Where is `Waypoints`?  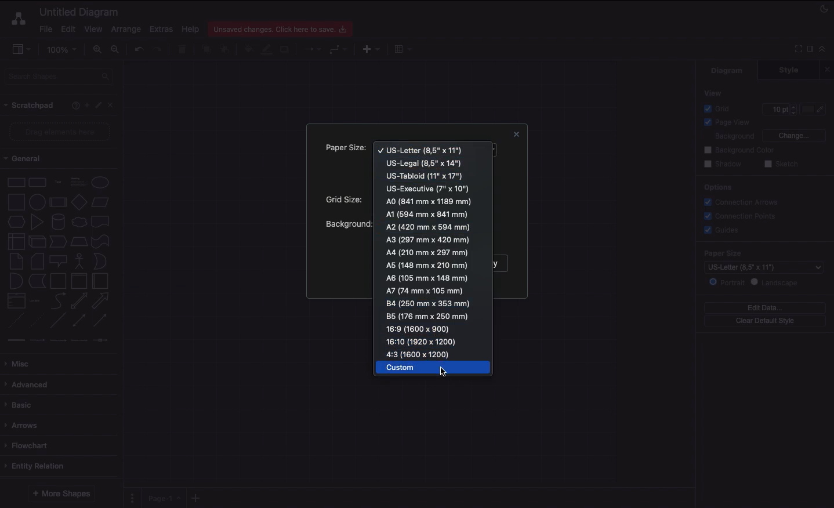
Waypoints is located at coordinates (339, 50).